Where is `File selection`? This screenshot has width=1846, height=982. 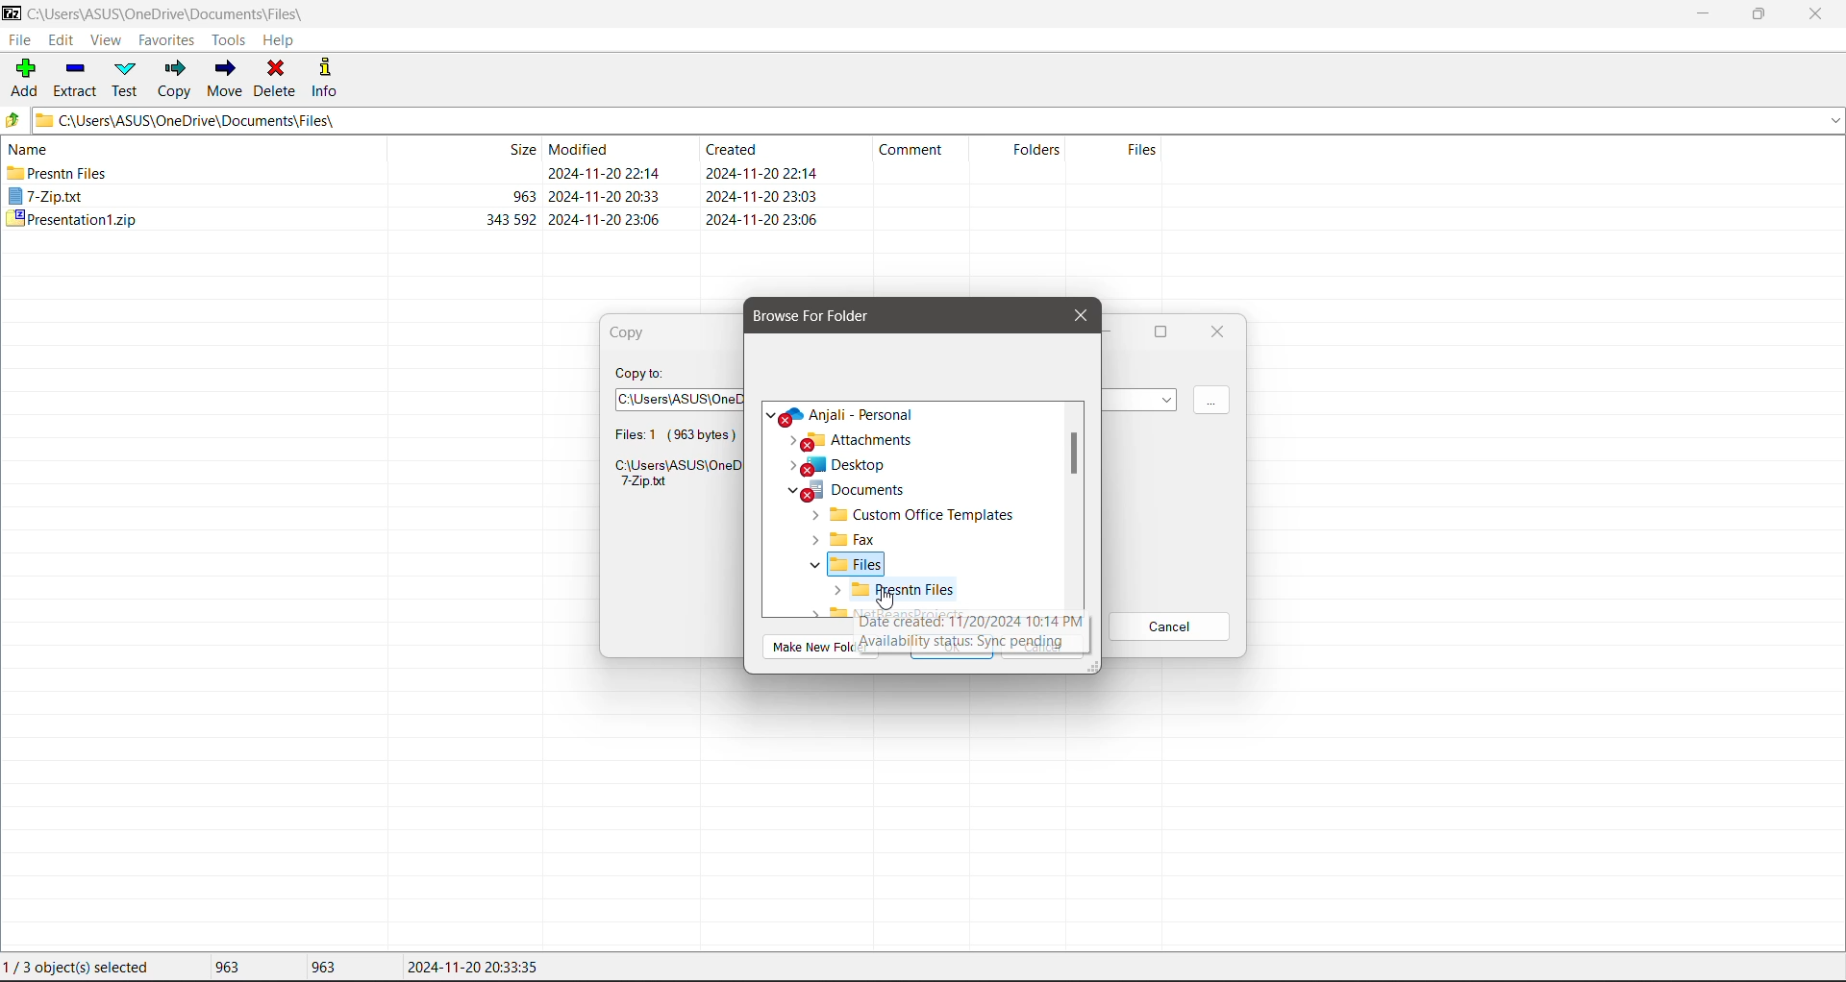
File selection is located at coordinates (670, 432).